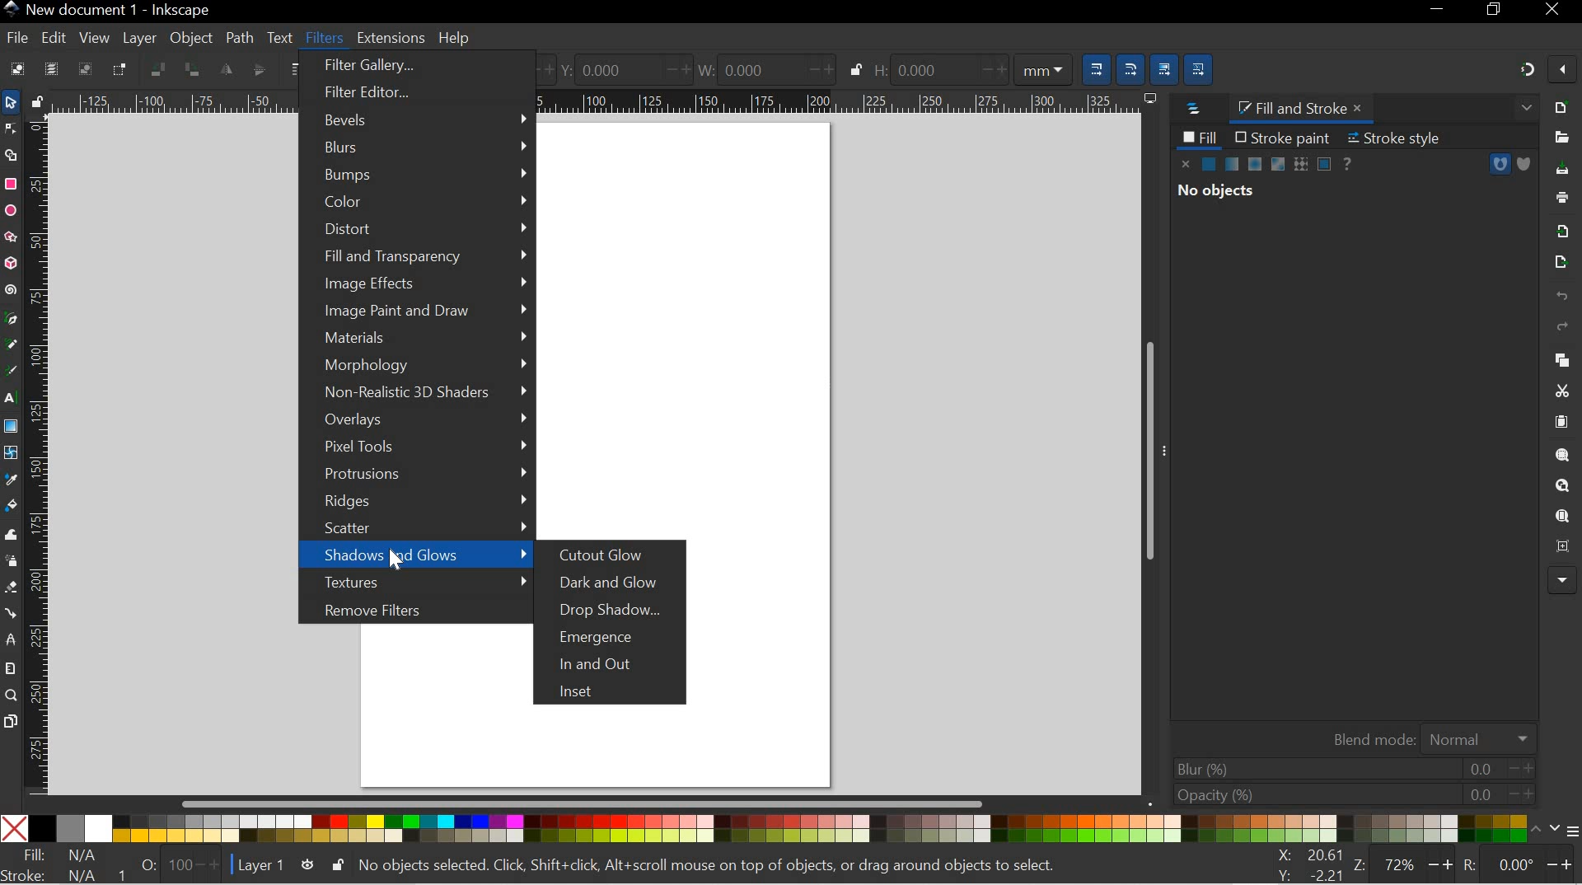 Image resolution: width=1582 pixels, height=885 pixels. I want to click on SELECT ALL OBJECTS, so click(15, 68).